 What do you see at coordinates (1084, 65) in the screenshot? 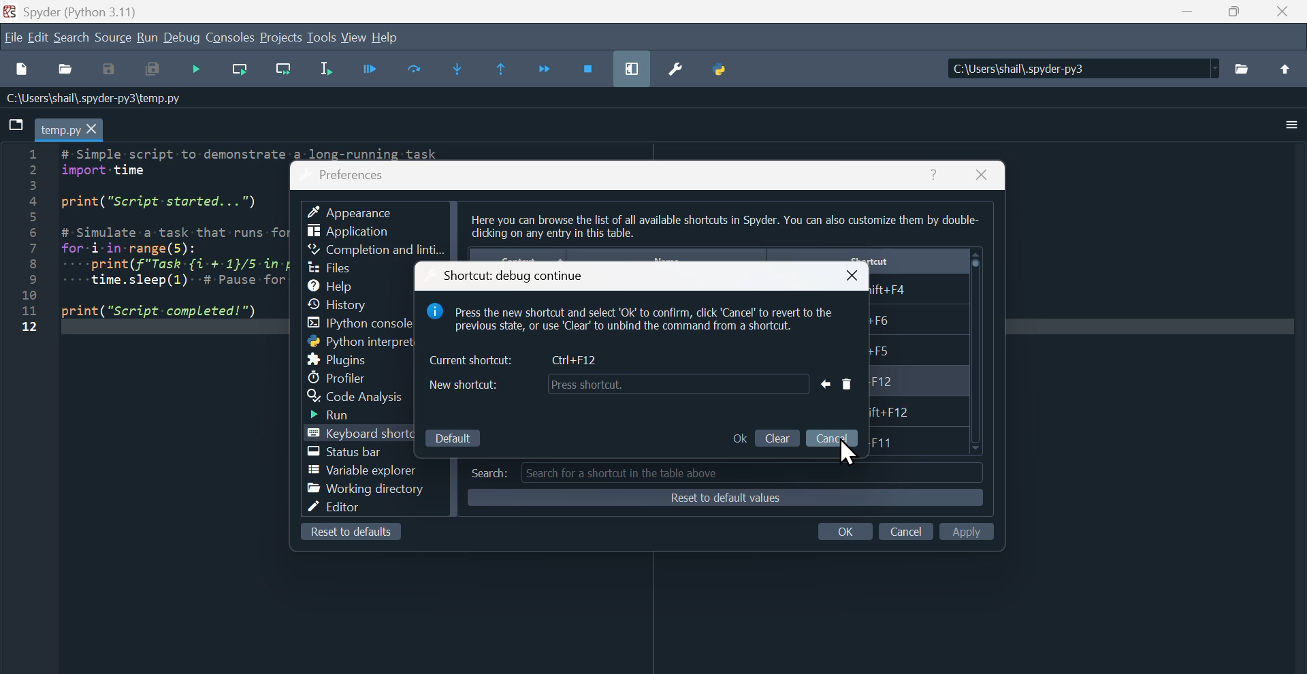
I see `Location of the file` at bounding box center [1084, 65].